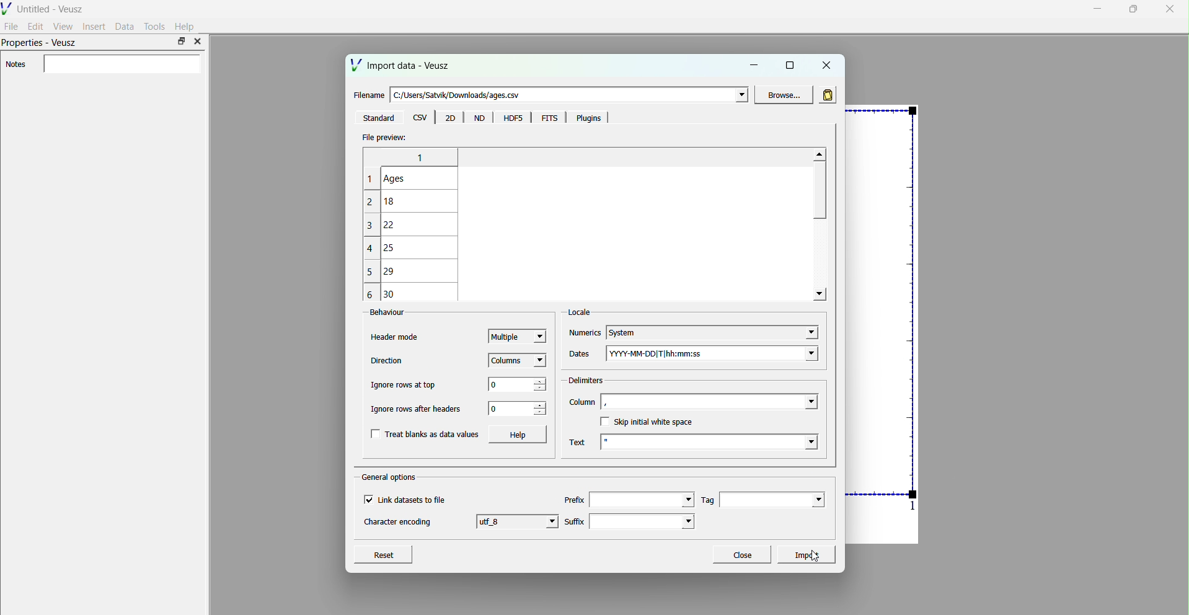  Describe the element at coordinates (376, 435) in the screenshot. I see `checkbox` at that location.